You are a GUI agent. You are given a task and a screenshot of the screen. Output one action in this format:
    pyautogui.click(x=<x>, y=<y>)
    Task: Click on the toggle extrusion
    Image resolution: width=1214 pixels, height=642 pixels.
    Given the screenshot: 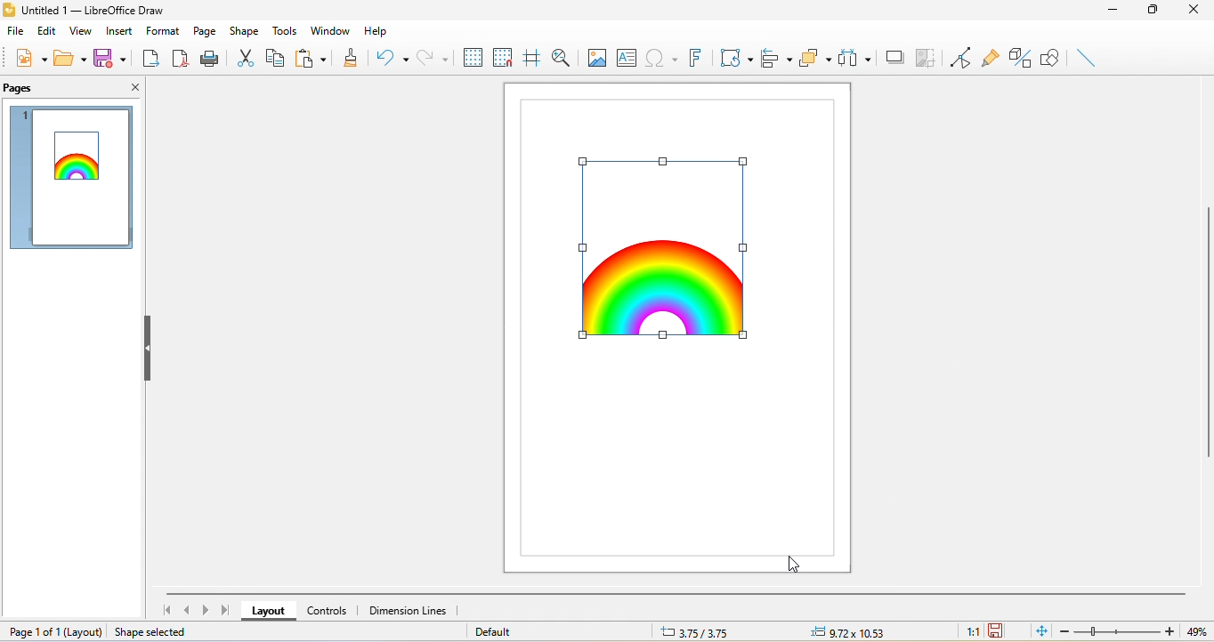 What is the action you would take?
    pyautogui.click(x=1020, y=58)
    